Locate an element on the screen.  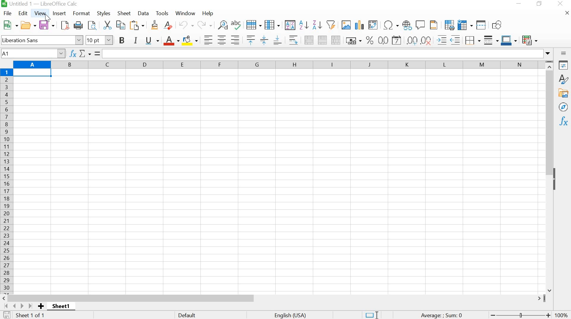
SAVE AS PDF is located at coordinates (64, 26).